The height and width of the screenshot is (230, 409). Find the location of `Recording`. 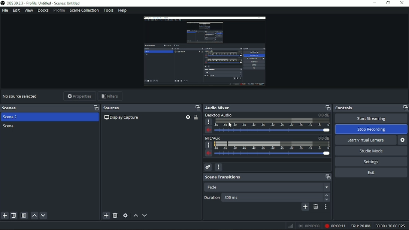

Recording is located at coordinates (334, 226).